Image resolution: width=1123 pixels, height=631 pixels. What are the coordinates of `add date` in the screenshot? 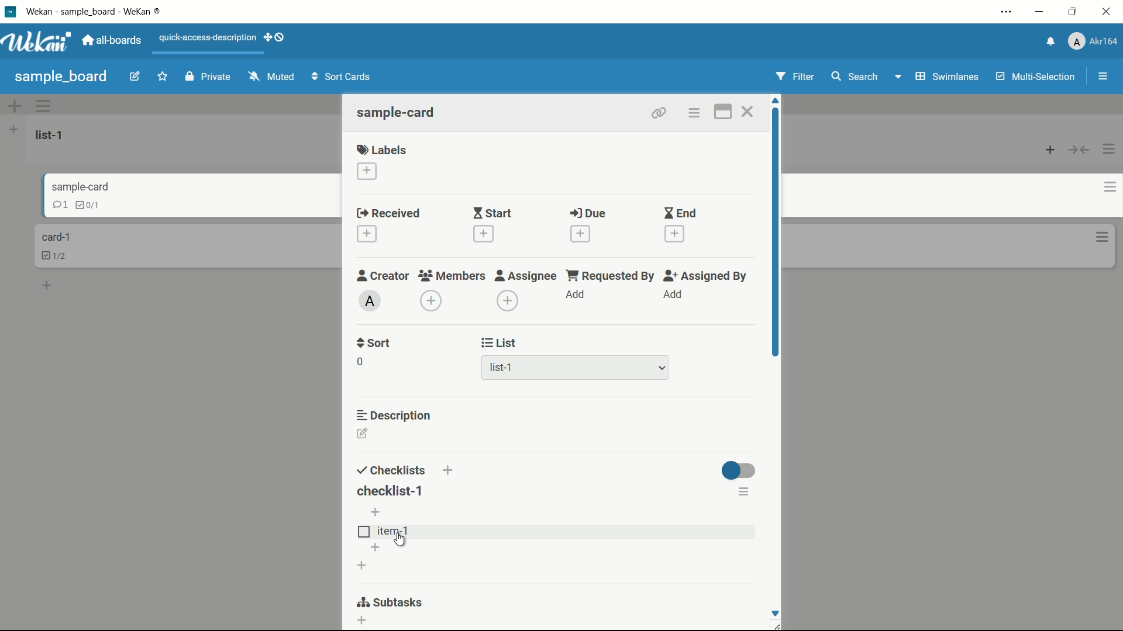 It's located at (581, 234).